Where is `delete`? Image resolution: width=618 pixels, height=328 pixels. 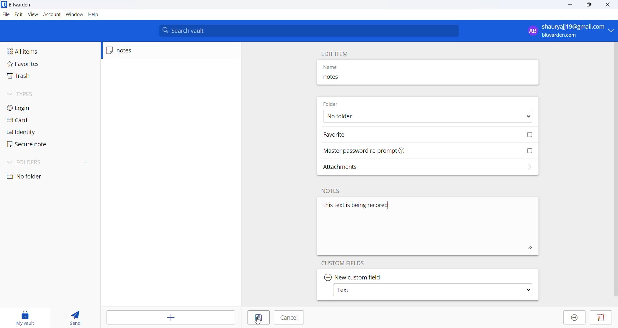
delete is located at coordinates (602, 318).